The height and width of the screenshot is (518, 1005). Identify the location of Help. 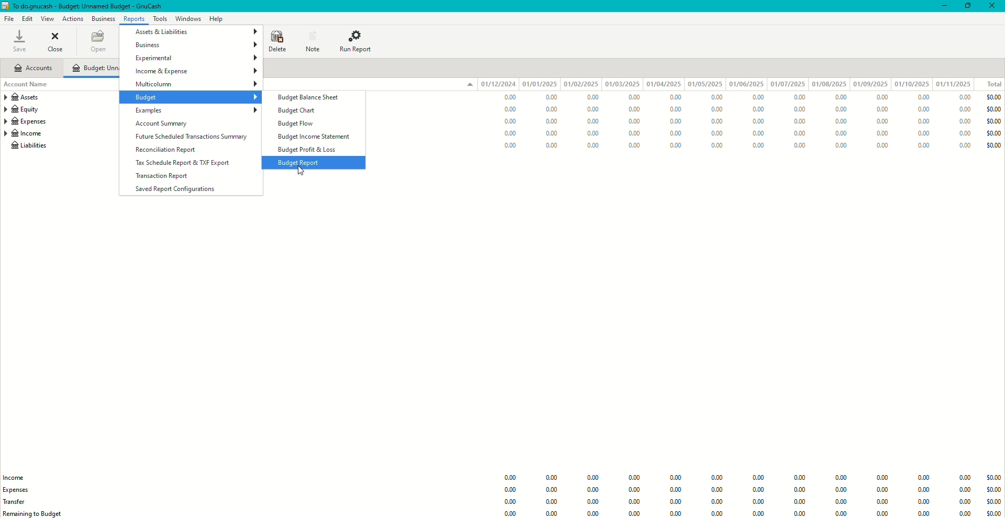
(217, 18).